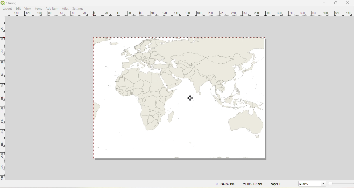  I want to click on page: 1, so click(277, 184).